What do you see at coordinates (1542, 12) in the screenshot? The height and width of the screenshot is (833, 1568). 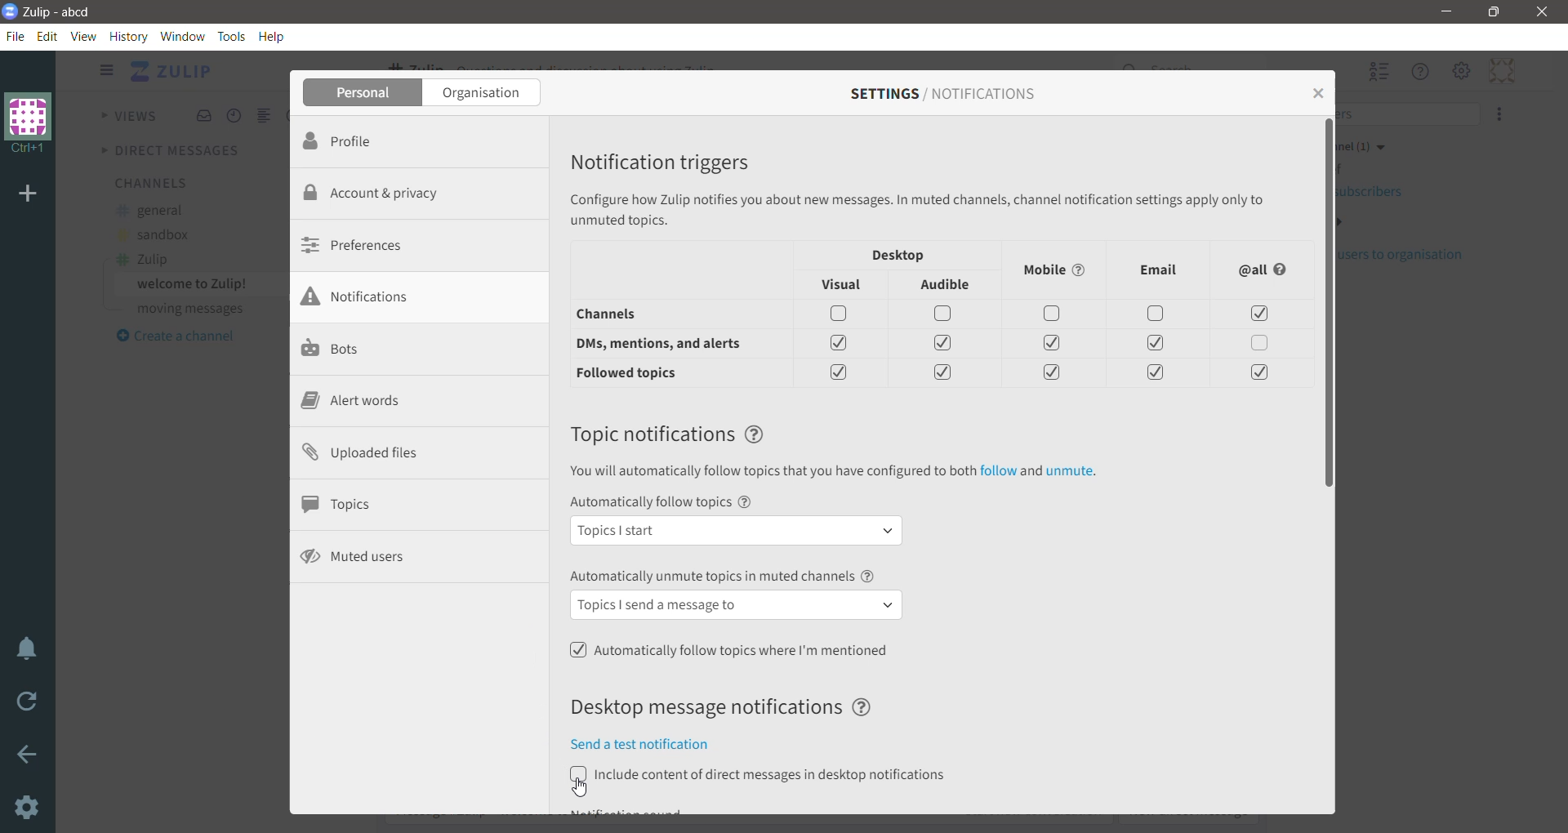 I see `Close` at bounding box center [1542, 12].